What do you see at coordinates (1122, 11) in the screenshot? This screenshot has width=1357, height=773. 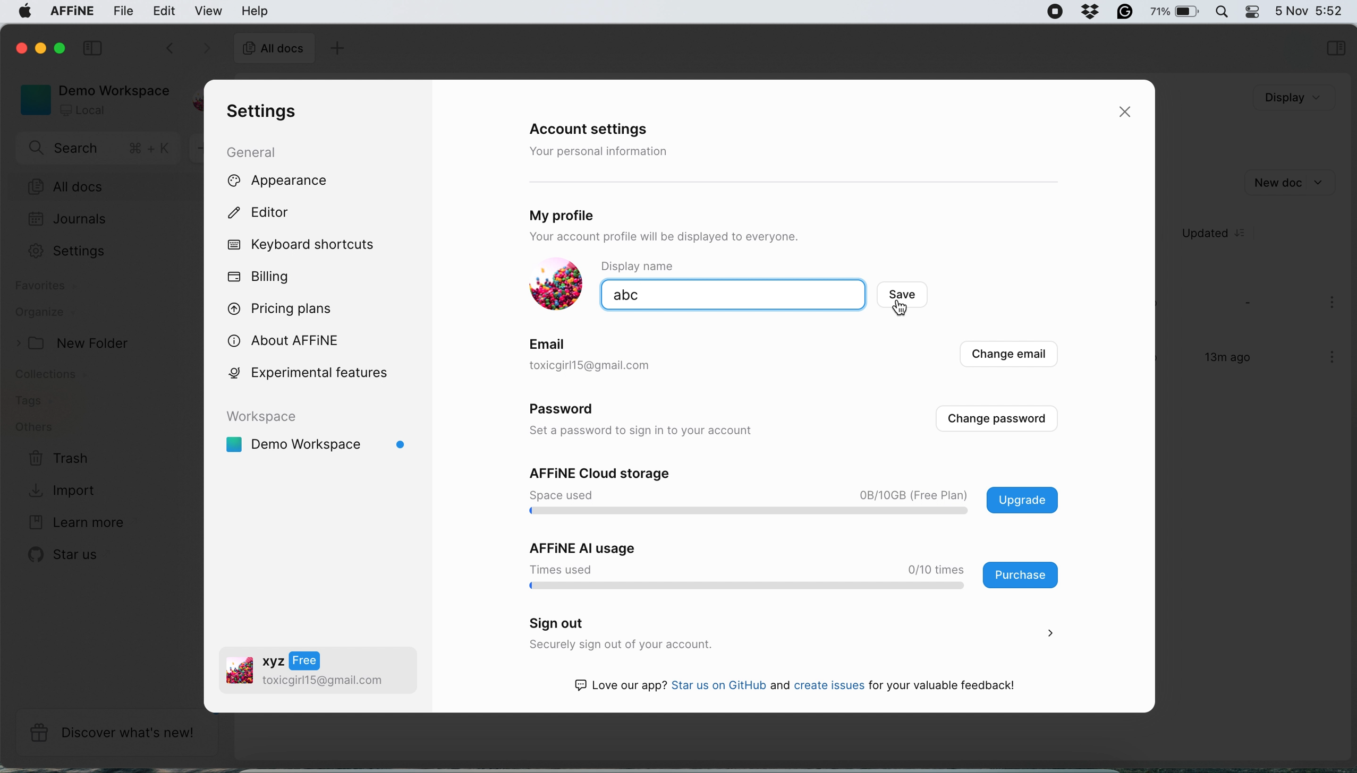 I see `grammarly` at bounding box center [1122, 11].